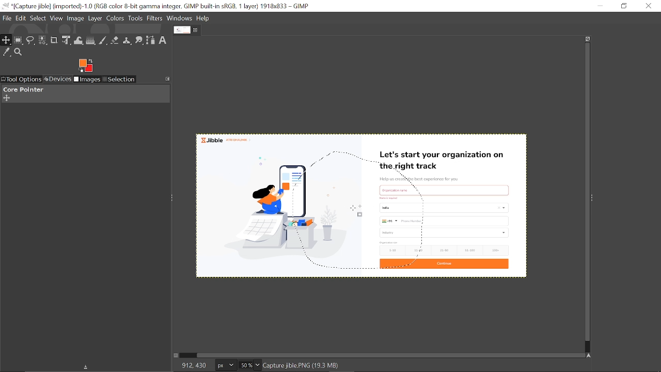 The width and height of the screenshot is (661, 372). I want to click on Zoom options, so click(257, 365).